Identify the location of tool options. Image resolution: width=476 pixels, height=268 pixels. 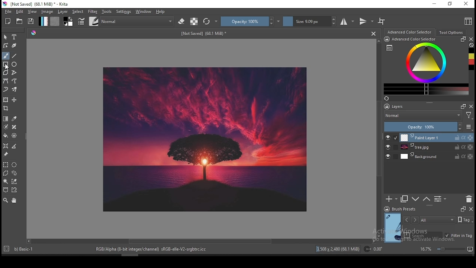
(450, 32).